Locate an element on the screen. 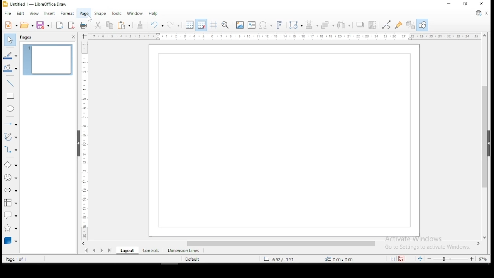 This screenshot has width=494, height=278. clone formatting is located at coordinates (140, 25).